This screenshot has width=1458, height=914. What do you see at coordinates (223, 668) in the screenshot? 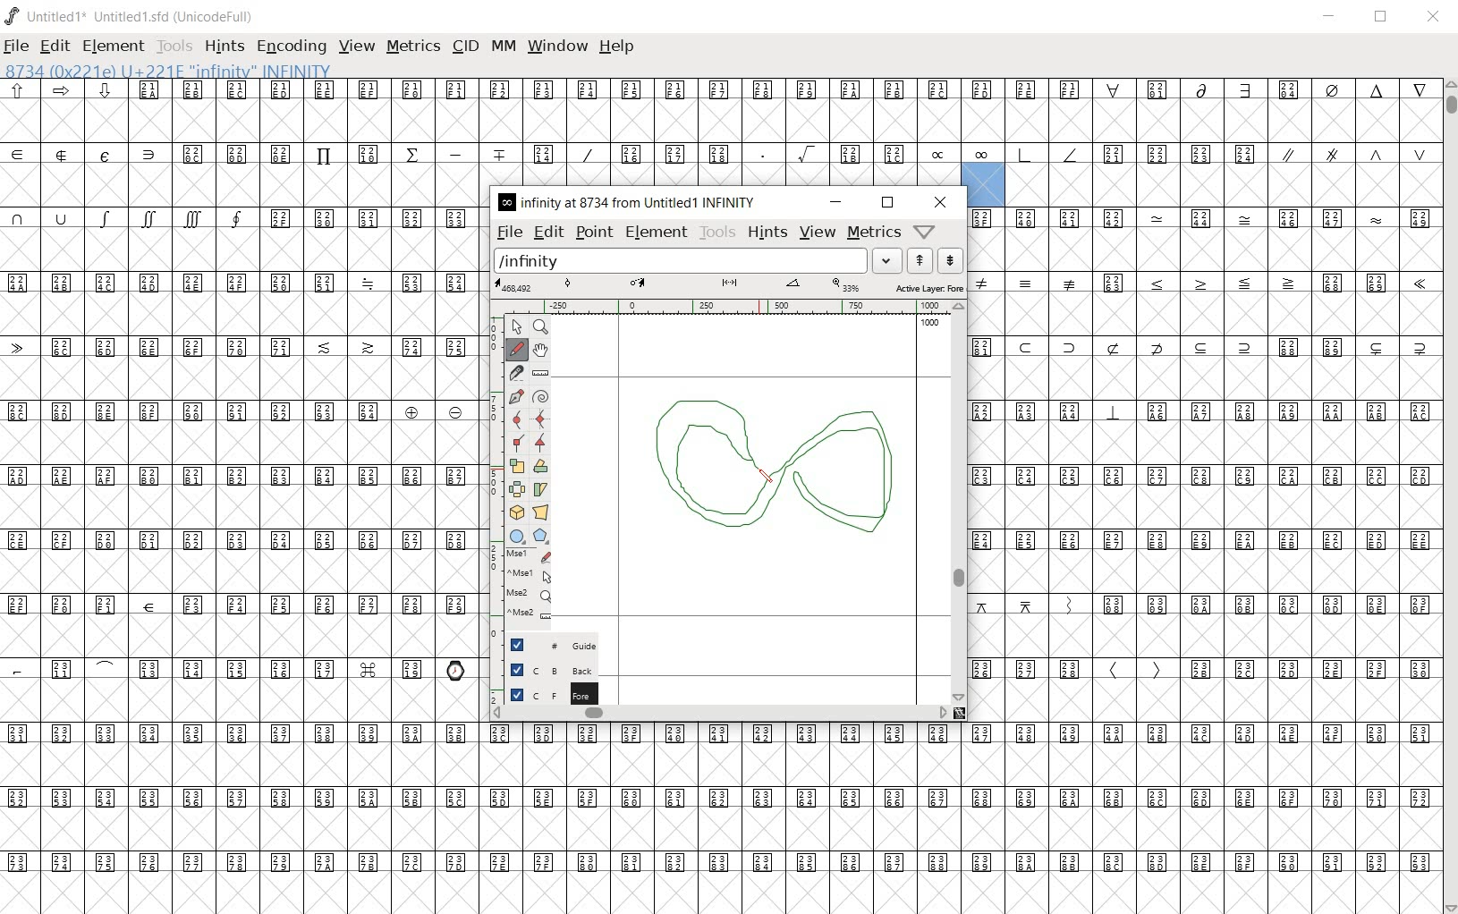
I see `Unicode code points` at bounding box center [223, 668].